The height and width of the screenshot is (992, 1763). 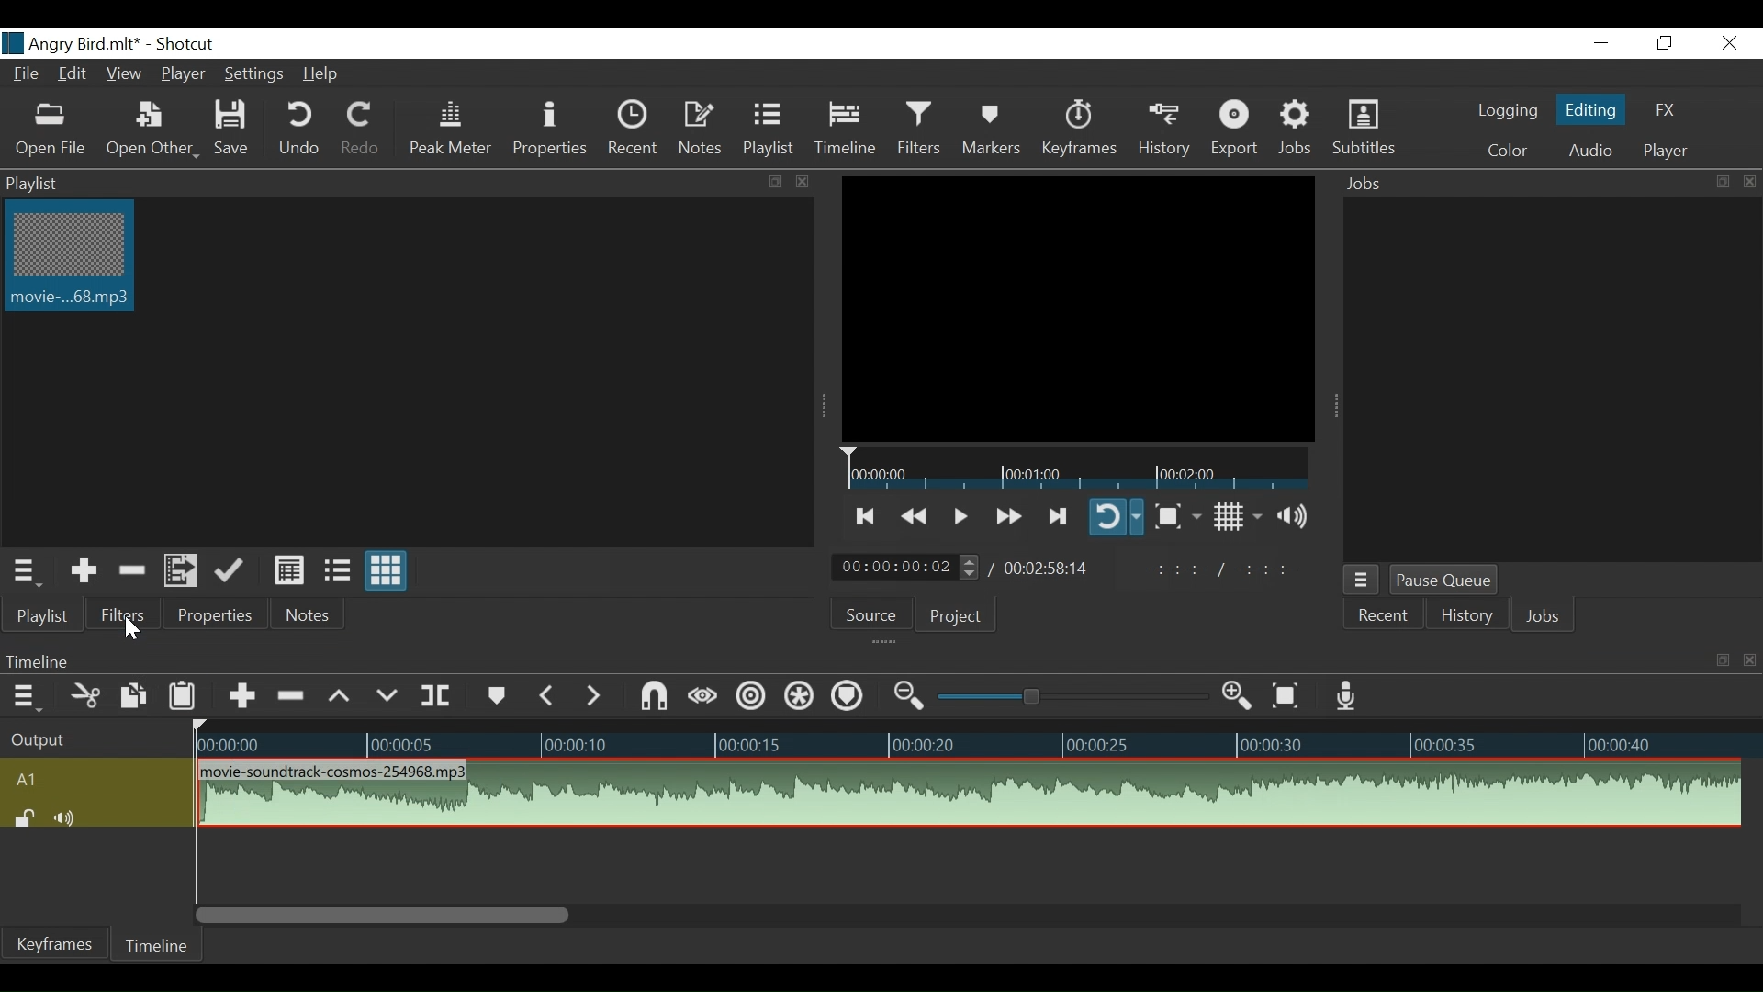 I want to click on Notes, so click(x=311, y=612).